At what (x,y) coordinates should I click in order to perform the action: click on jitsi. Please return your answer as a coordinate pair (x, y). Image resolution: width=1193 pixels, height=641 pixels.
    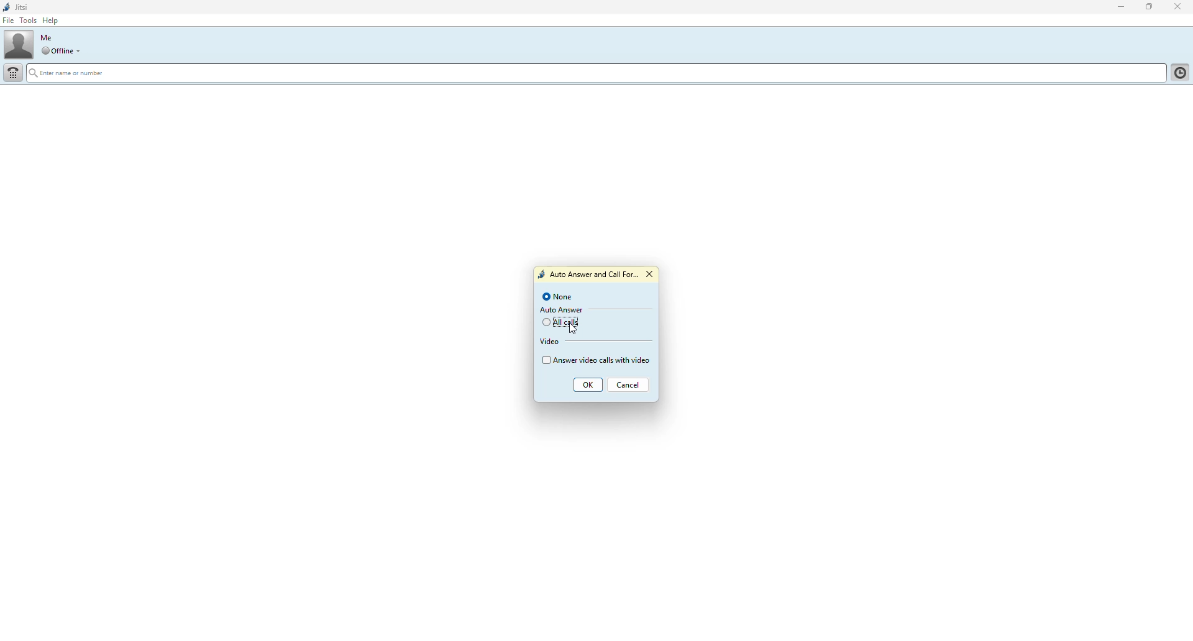
    Looking at the image, I should click on (17, 7).